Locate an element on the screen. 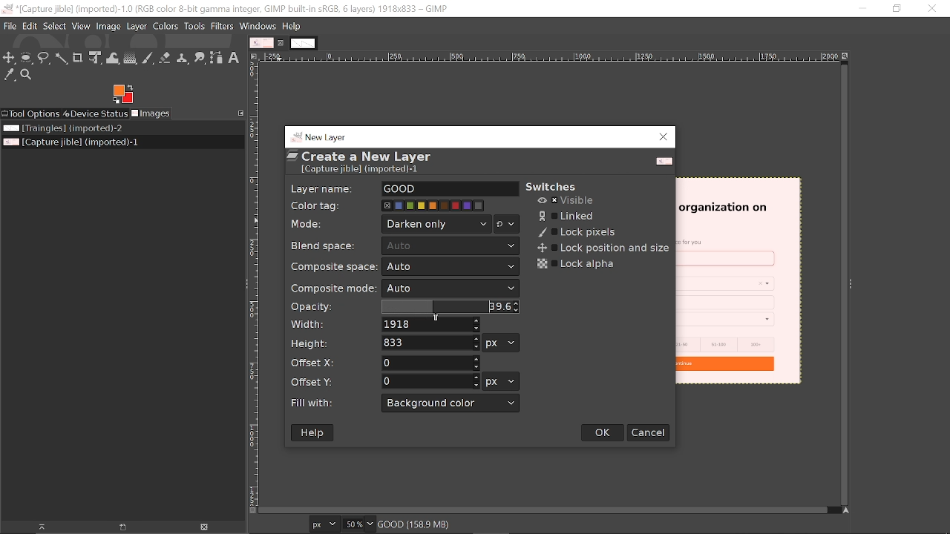  Offset Y: is located at coordinates (319, 380).